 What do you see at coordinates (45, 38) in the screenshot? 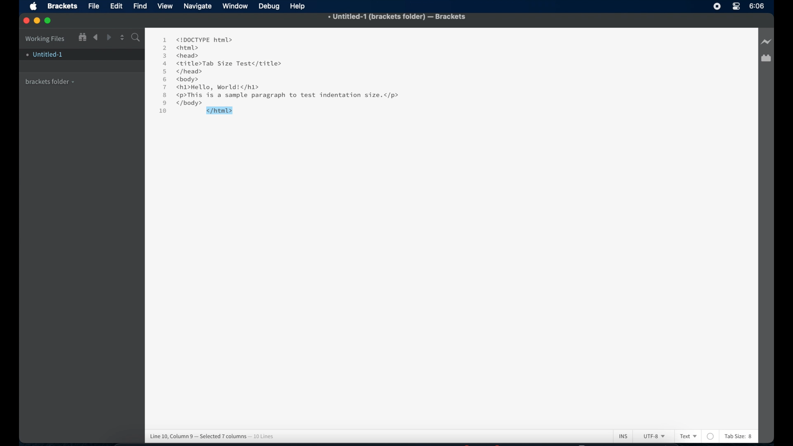
I see `Working Files` at bounding box center [45, 38].